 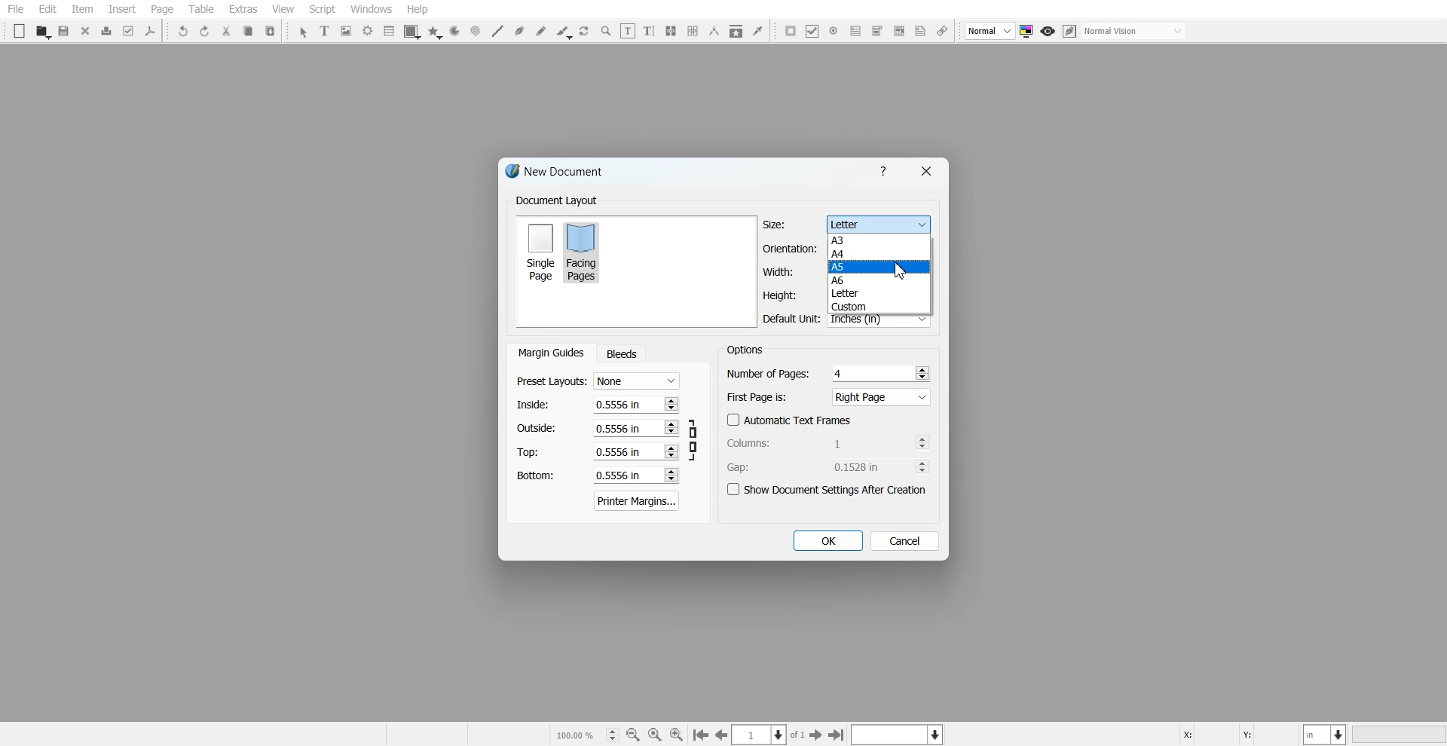 What do you see at coordinates (618, 452) in the screenshot?
I see `0.5556 in` at bounding box center [618, 452].